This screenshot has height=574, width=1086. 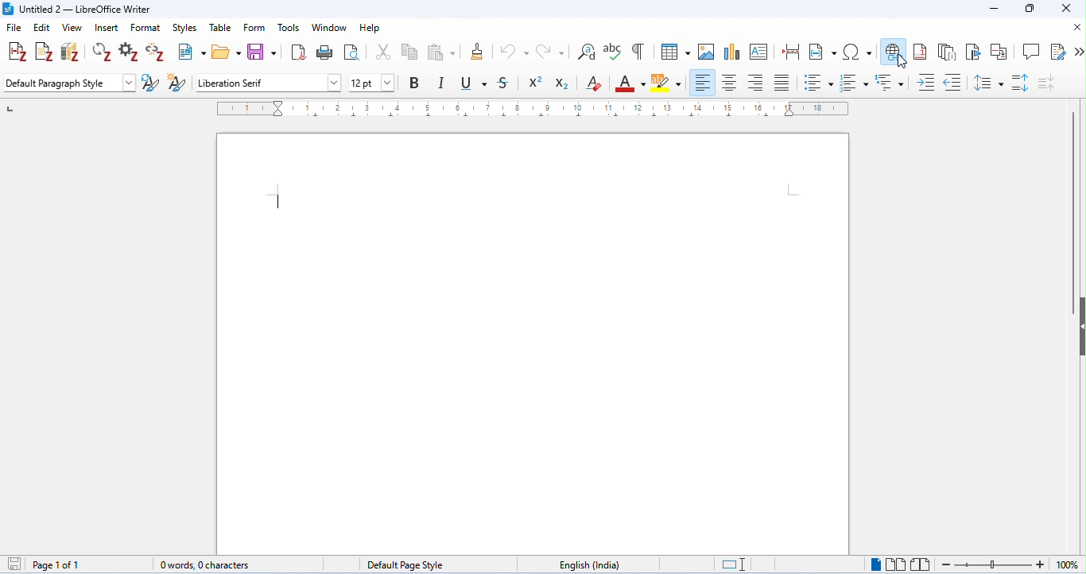 I want to click on form, so click(x=255, y=27).